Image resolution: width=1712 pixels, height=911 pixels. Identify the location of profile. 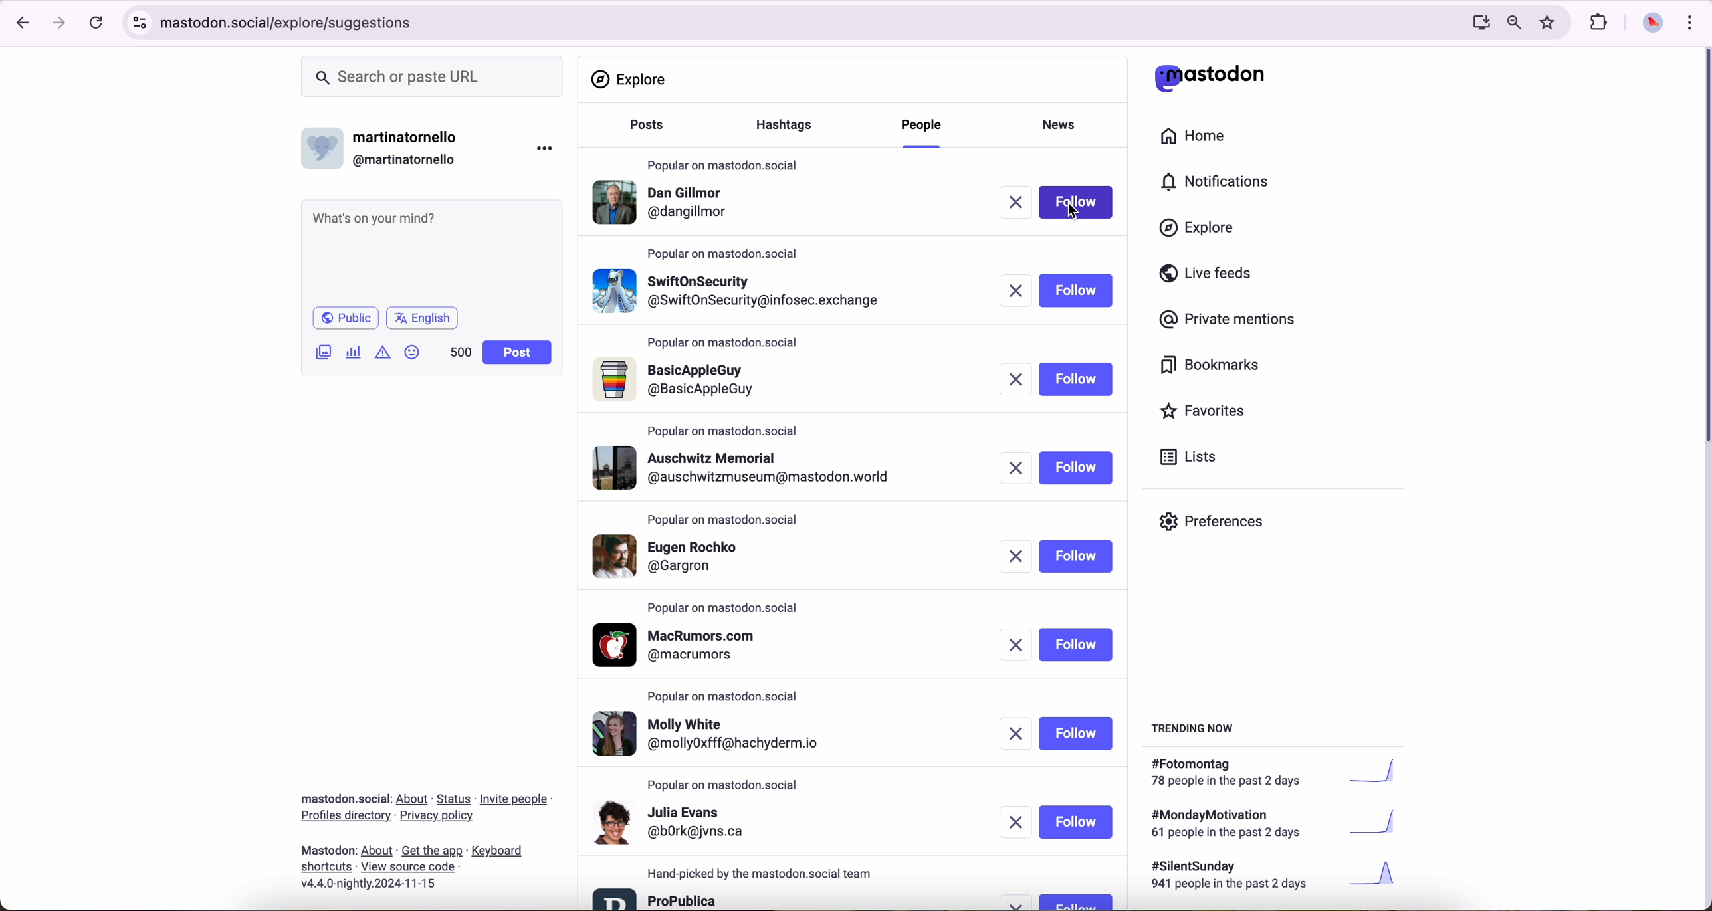
(665, 205).